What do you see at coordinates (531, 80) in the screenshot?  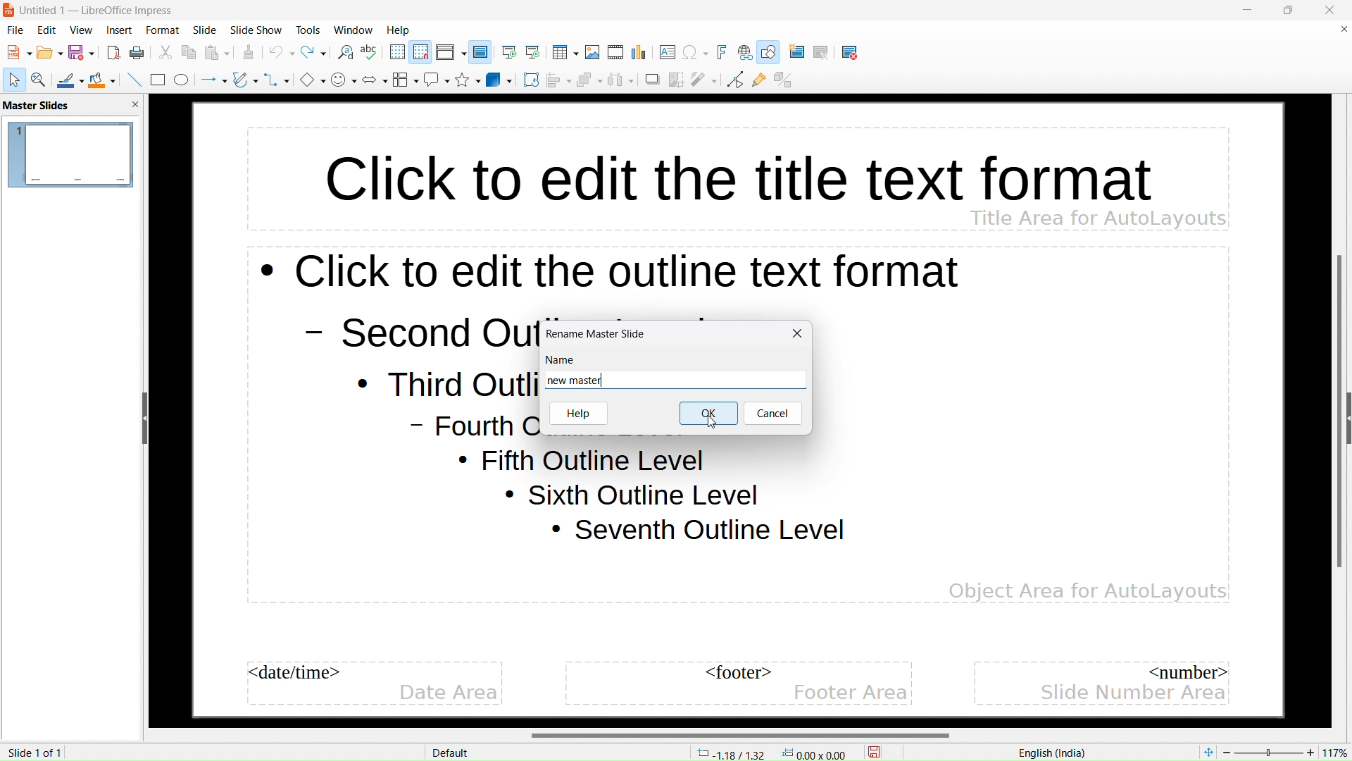 I see `rotate` at bounding box center [531, 80].